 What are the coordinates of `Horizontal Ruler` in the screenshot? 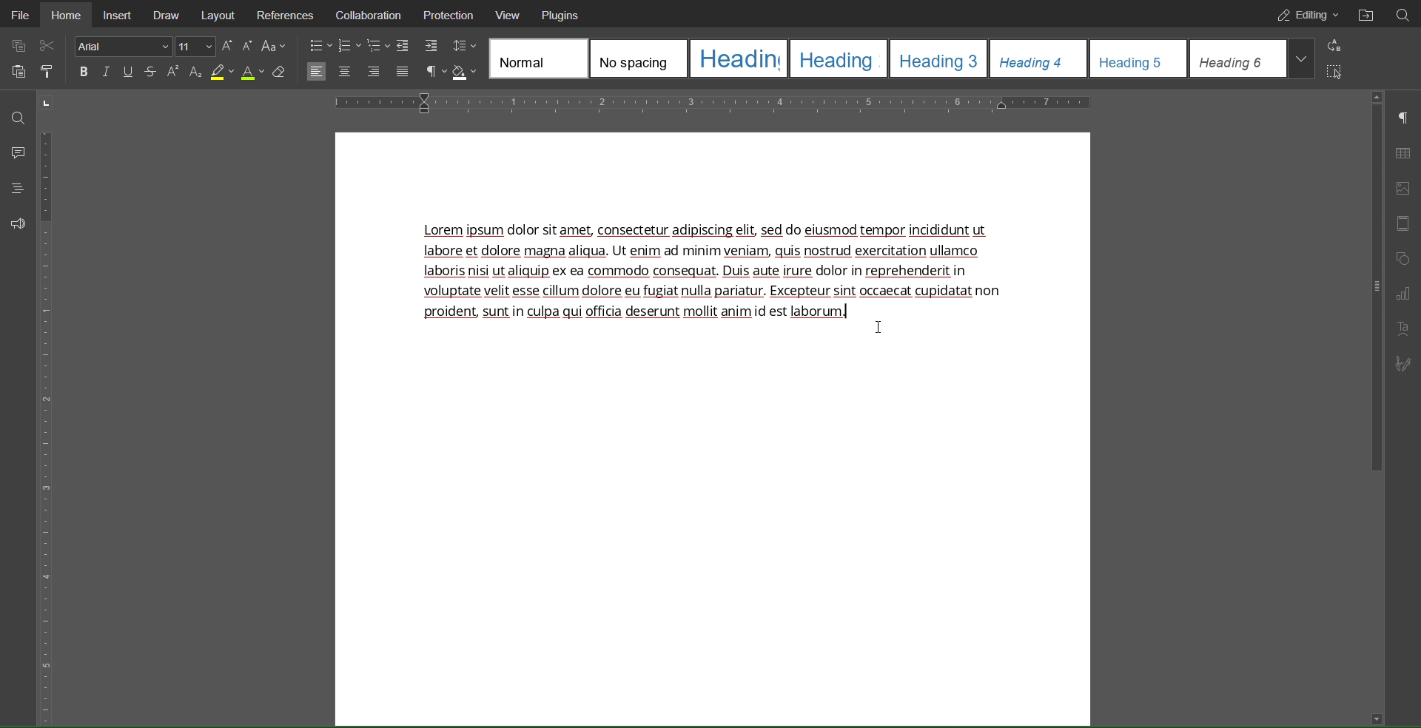 It's located at (717, 102).